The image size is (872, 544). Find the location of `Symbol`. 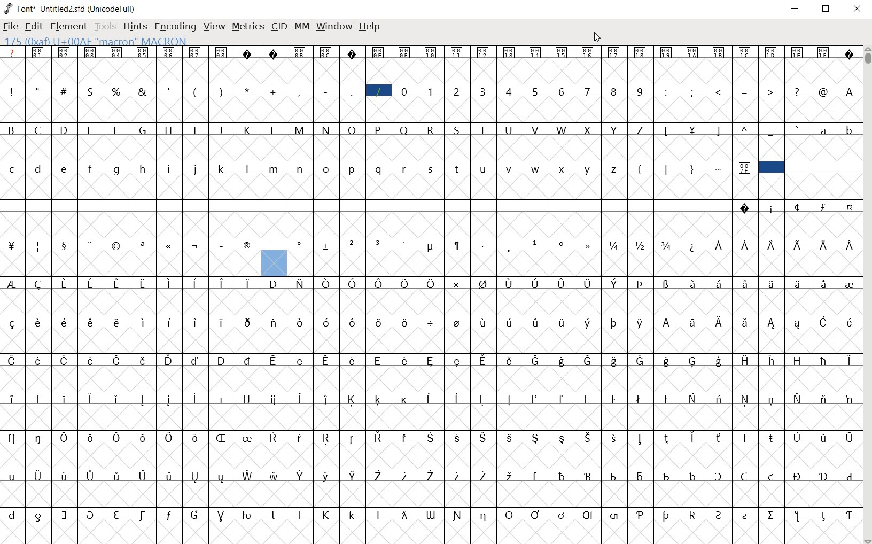

Symbol is located at coordinates (144, 437).